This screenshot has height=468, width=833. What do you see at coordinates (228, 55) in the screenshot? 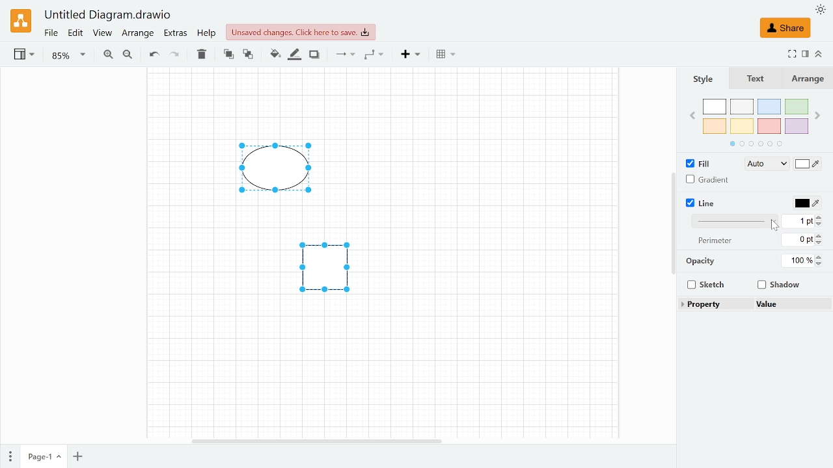
I see `TO front` at bounding box center [228, 55].